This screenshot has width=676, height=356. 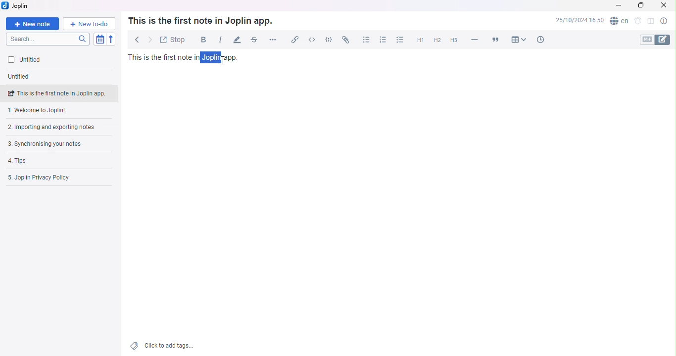 What do you see at coordinates (23, 77) in the screenshot?
I see `Untitled` at bounding box center [23, 77].